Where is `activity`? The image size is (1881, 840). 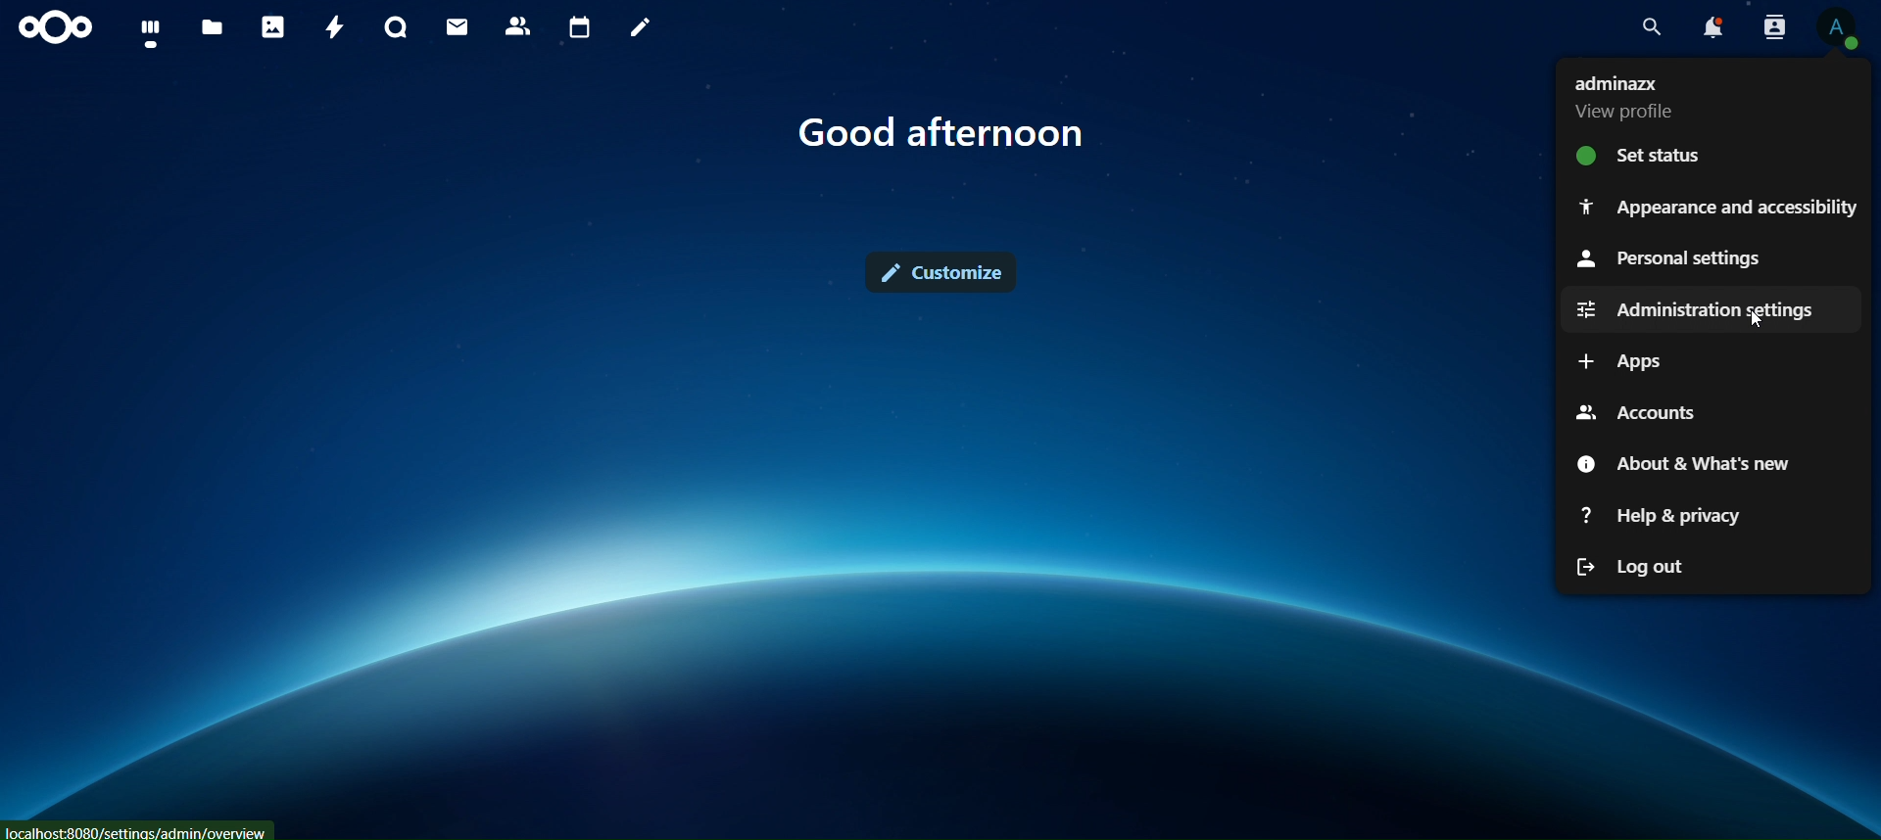 activity is located at coordinates (330, 28).